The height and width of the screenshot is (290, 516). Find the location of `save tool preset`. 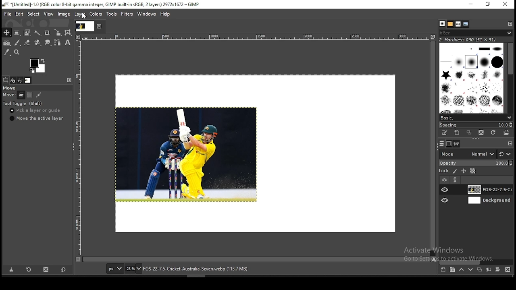

save tool preset is located at coordinates (12, 270).